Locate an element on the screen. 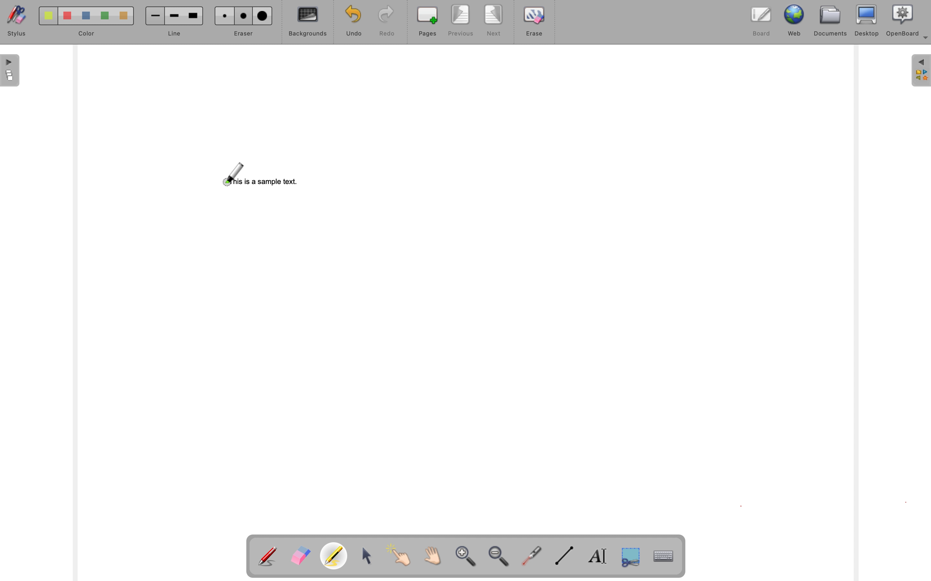 This screenshot has width=931, height=581. documents is located at coordinates (831, 22).